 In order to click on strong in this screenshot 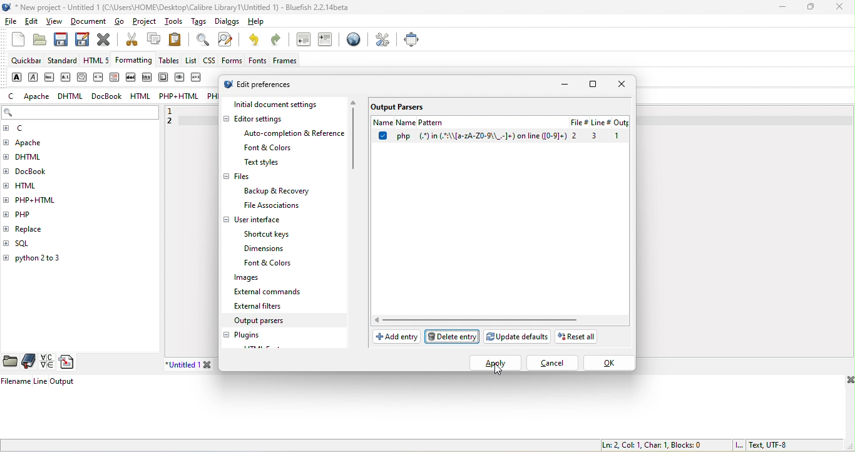, I will do `click(15, 76)`.